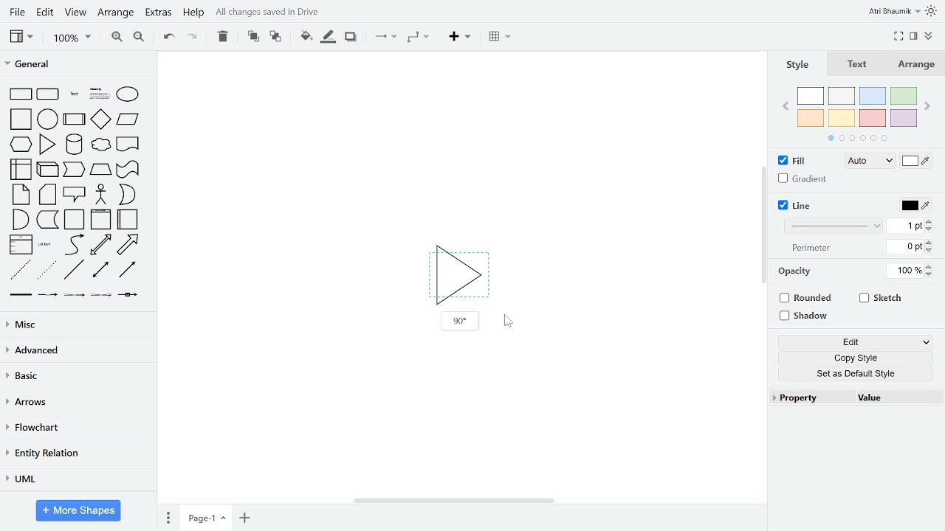 This screenshot has width=945, height=531. What do you see at coordinates (20, 271) in the screenshot?
I see `dashed line` at bounding box center [20, 271].